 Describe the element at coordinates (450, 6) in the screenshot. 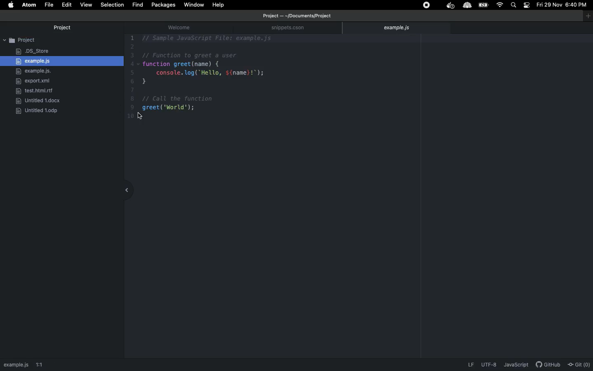

I see `extension` at that location.